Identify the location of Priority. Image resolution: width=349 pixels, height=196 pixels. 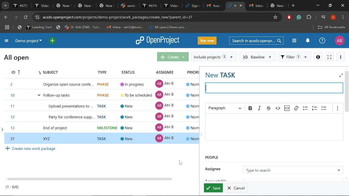
(191, 73).